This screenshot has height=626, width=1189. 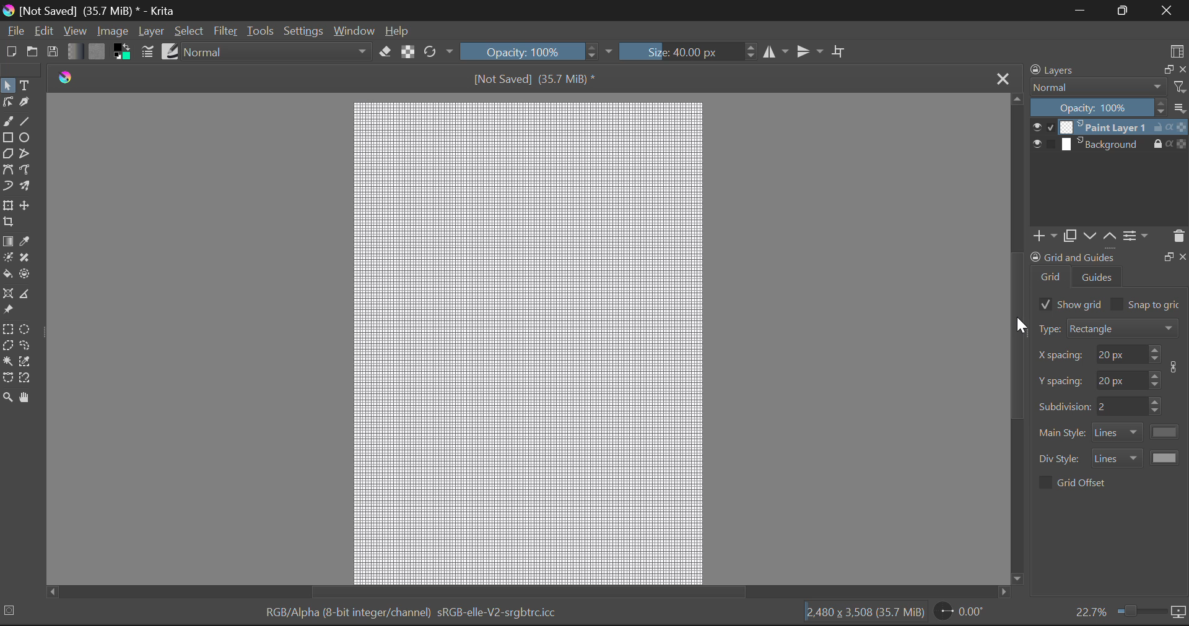 I want to click on Krita Logo, so click(x=66, y=77).